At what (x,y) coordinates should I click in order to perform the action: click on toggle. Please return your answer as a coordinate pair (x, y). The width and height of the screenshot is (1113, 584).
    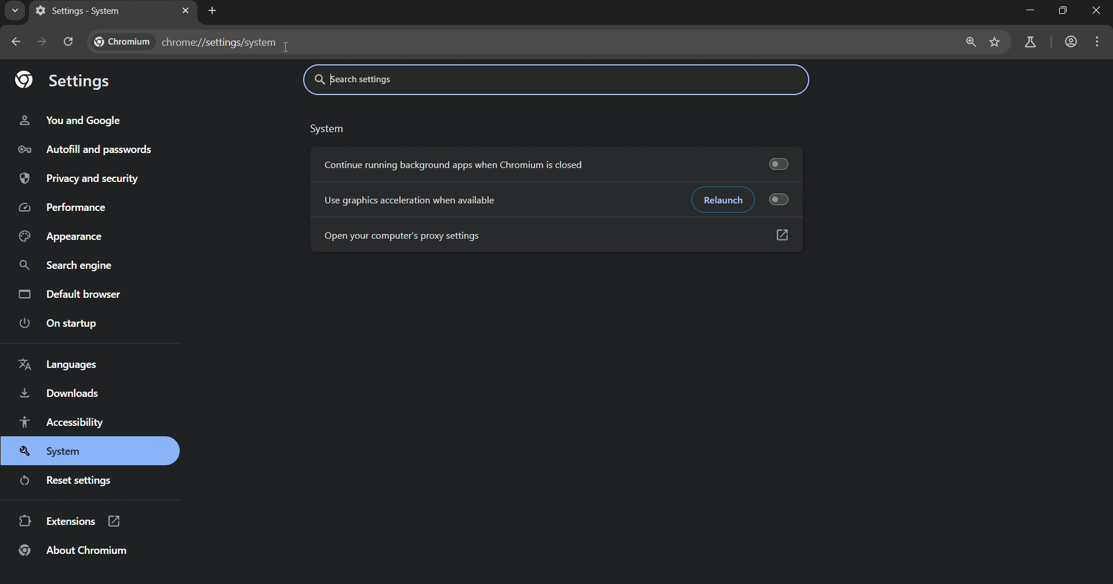
    Looking at the image, I should click on (782, 200).